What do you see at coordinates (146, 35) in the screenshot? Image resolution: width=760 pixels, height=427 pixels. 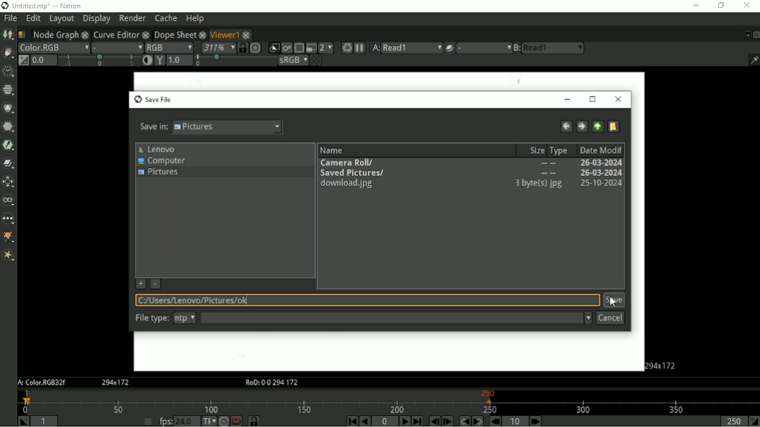 I see `close` at bounding box center [146, 35].